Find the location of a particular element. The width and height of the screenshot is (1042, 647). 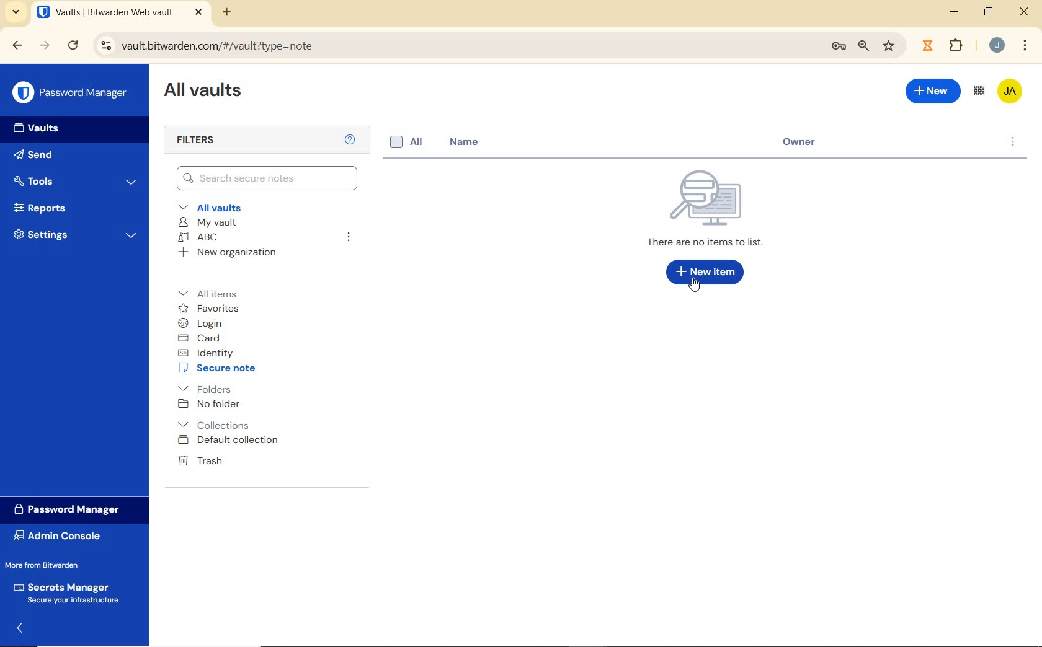

Tools is located at coordinates (76, 180).